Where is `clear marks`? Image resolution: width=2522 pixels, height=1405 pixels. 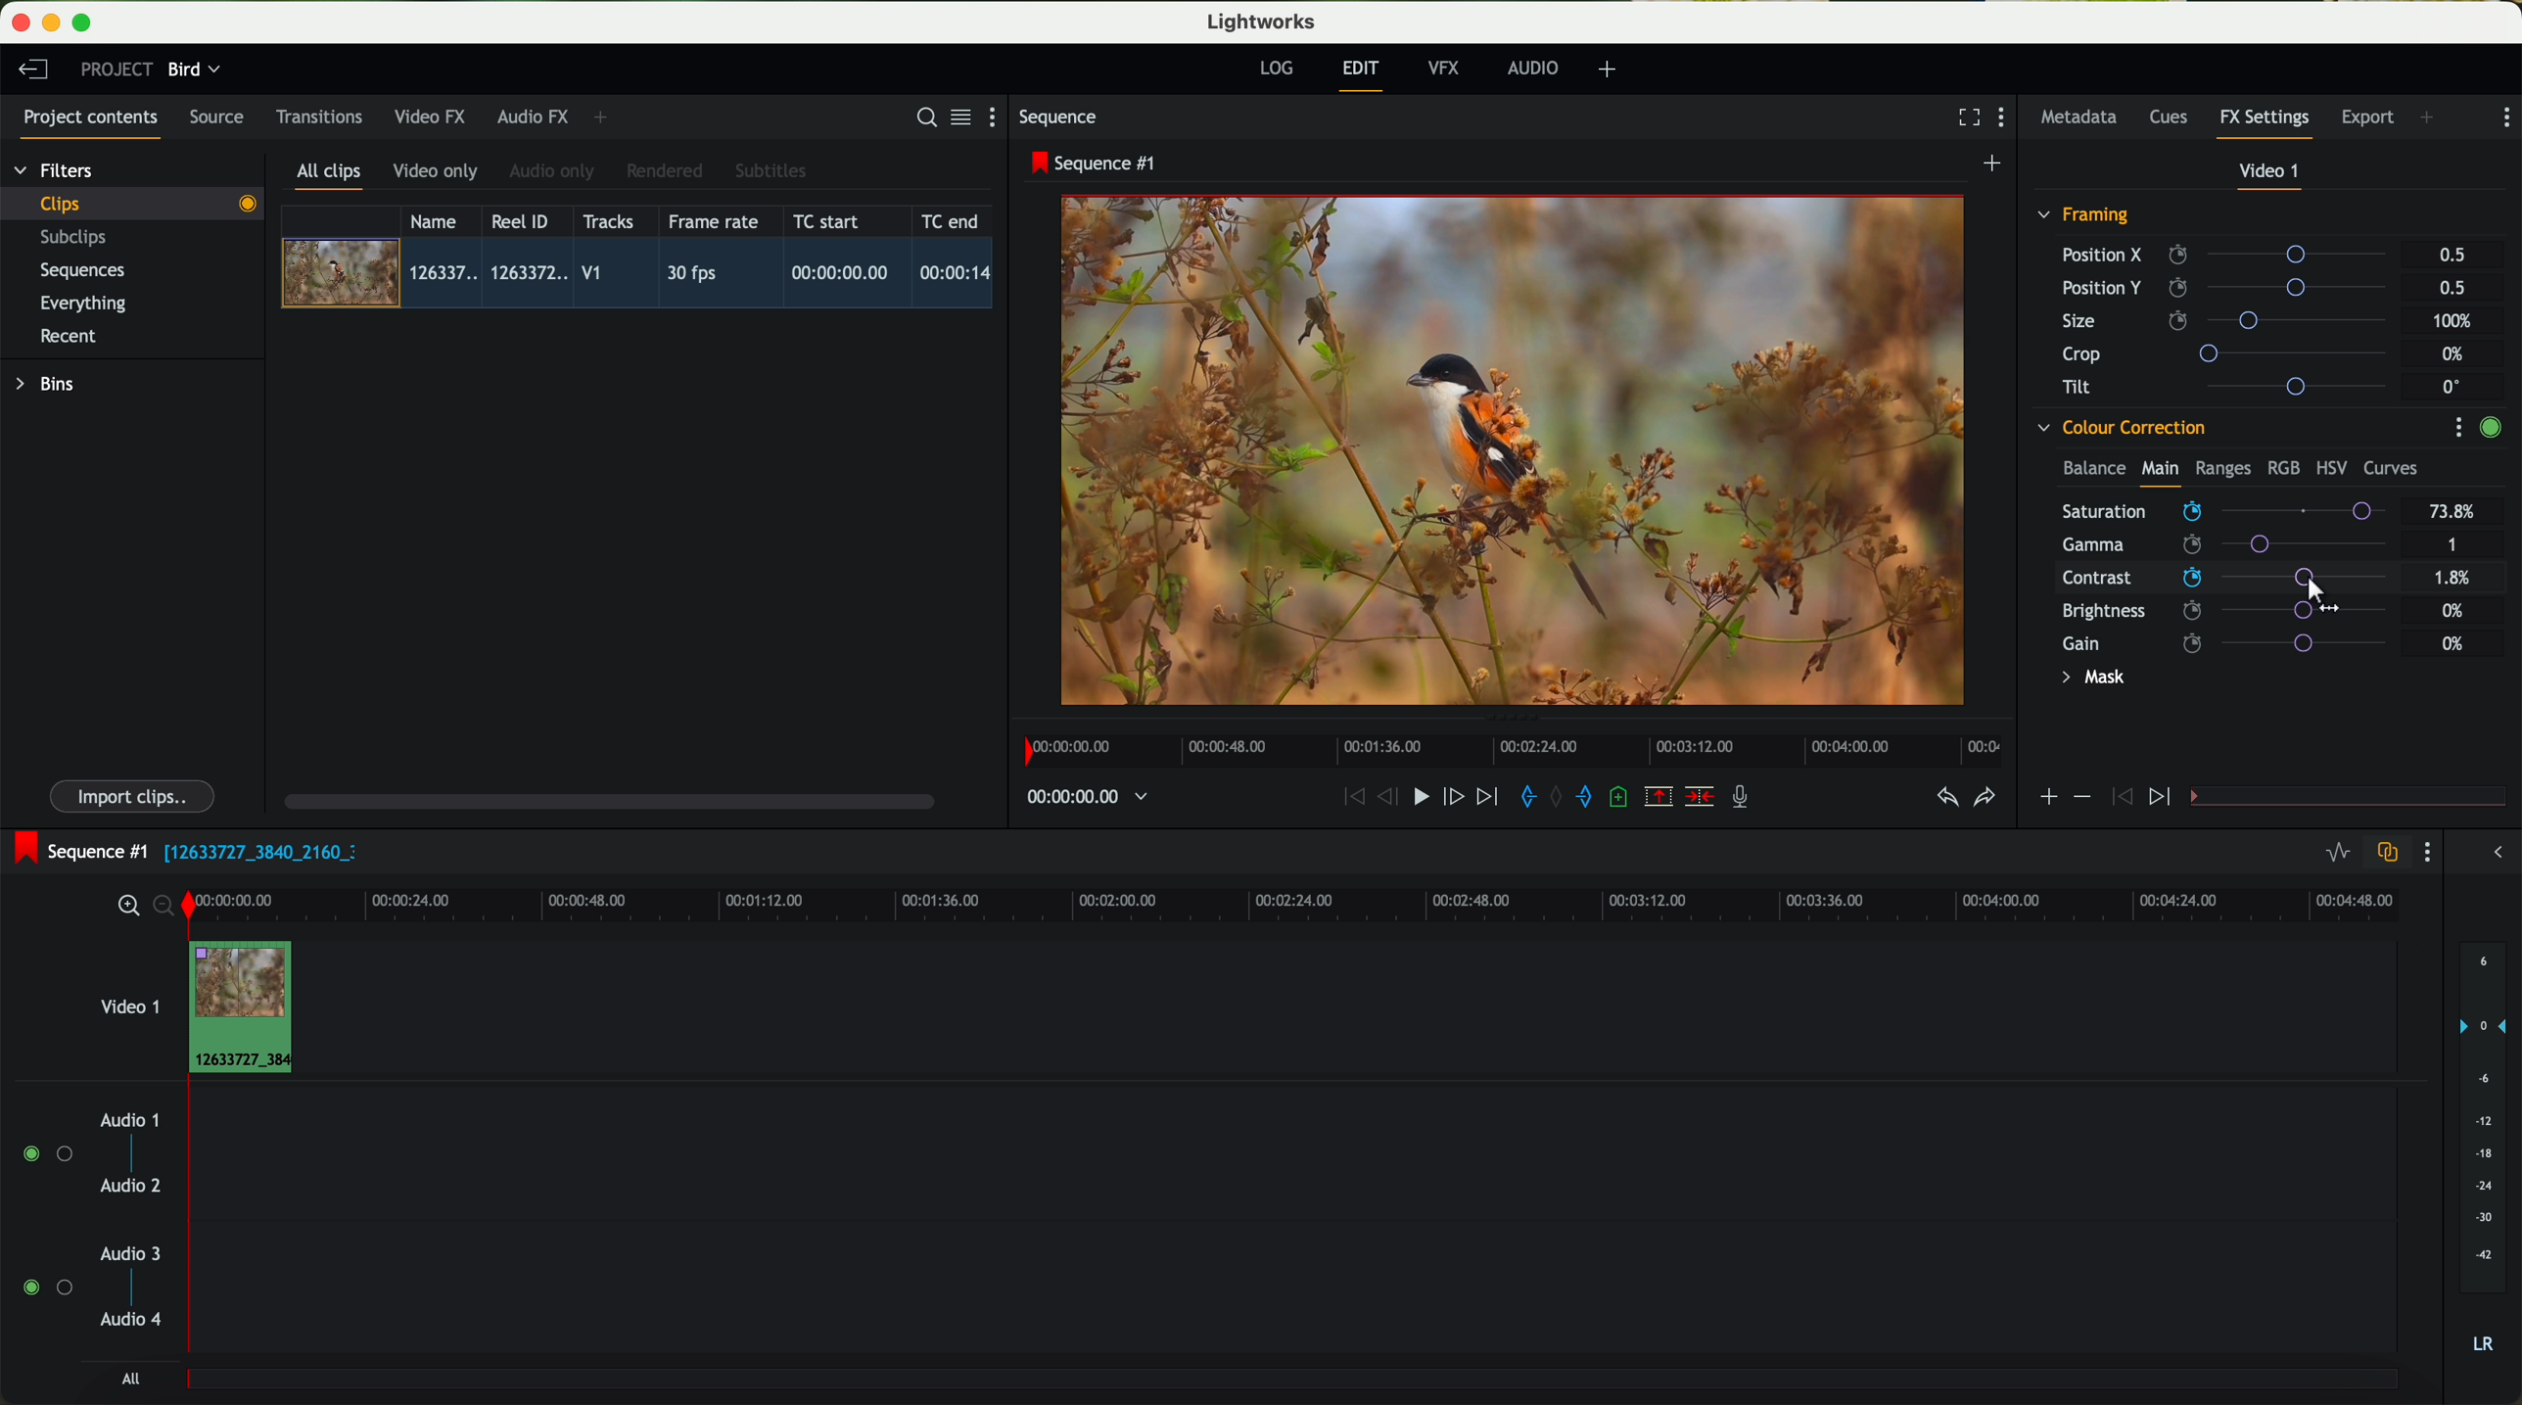 clear marks is located at coordinates (1558, 797).